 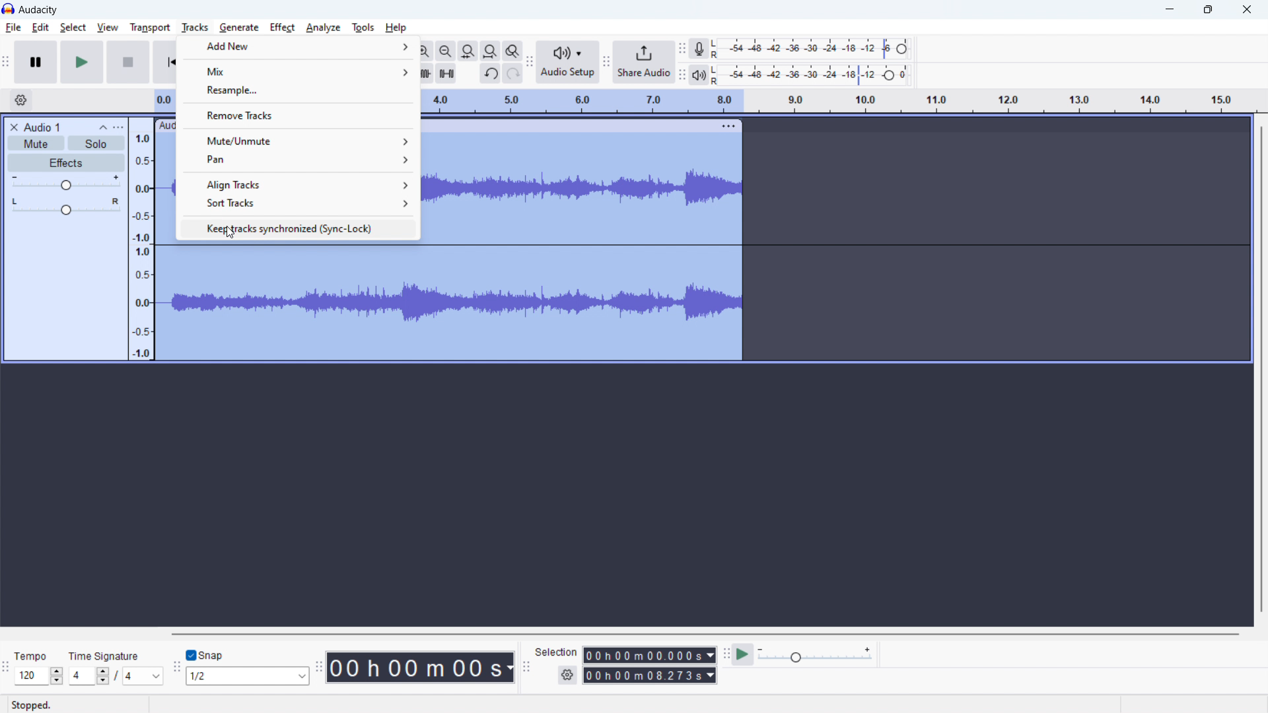 What do you see at coordinates (699, 74) in the screenshot?
I see `playback meter` at bounding box center [699, 74].